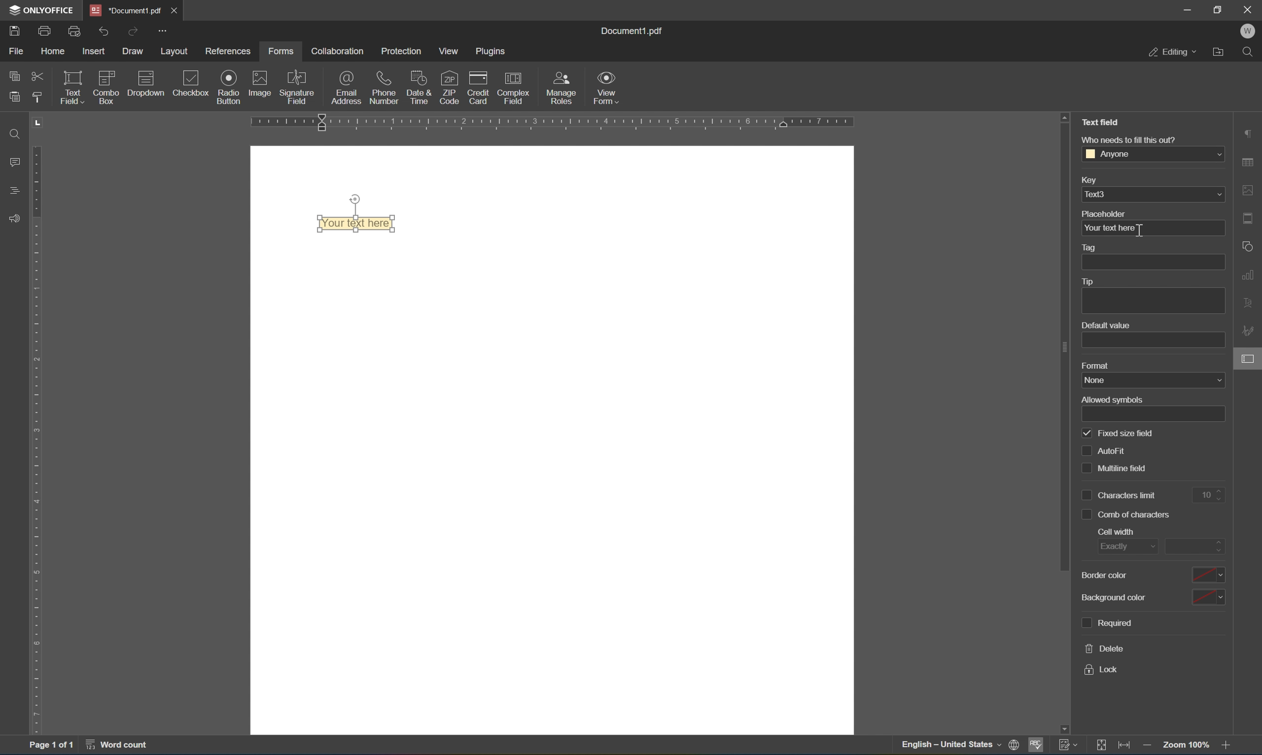 This screenshot has height=755, width=1262. What do you see at coordinates (108, 75) in the screenshot?
I see `icon` at bounding box center [108, 75].